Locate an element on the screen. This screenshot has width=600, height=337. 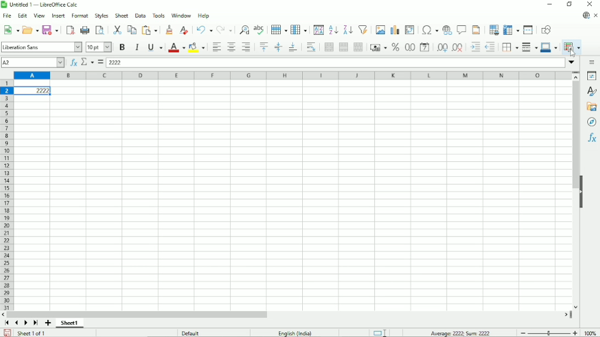
Clear direct formatting is located at coordinates (184, 30).